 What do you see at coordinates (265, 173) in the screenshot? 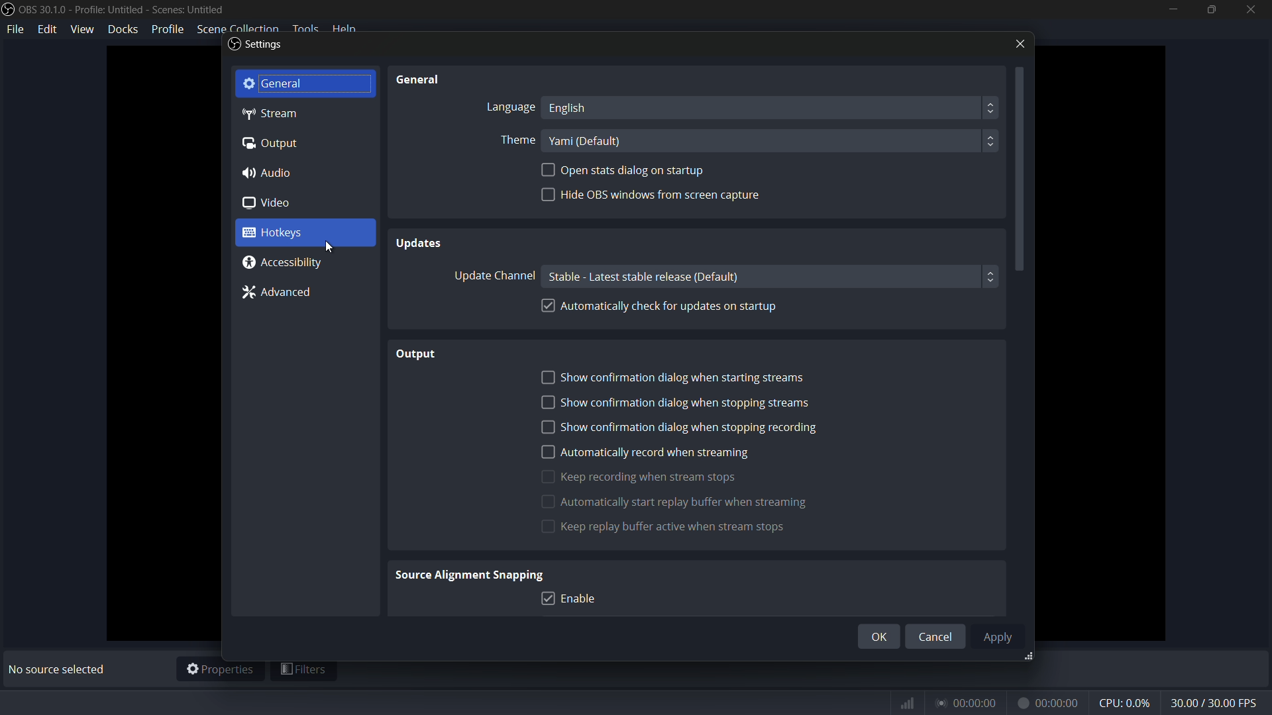
I see `audio` at bounding box center [265, 173].